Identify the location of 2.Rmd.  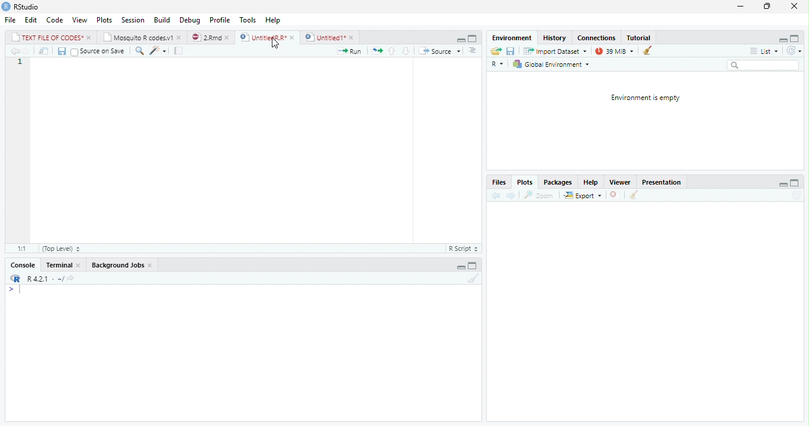
(211, 37).